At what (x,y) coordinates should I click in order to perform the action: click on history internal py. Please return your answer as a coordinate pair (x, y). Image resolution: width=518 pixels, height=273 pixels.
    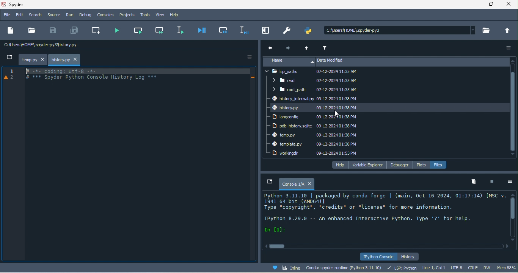
    Looking at the image, I should click on (290, 99).